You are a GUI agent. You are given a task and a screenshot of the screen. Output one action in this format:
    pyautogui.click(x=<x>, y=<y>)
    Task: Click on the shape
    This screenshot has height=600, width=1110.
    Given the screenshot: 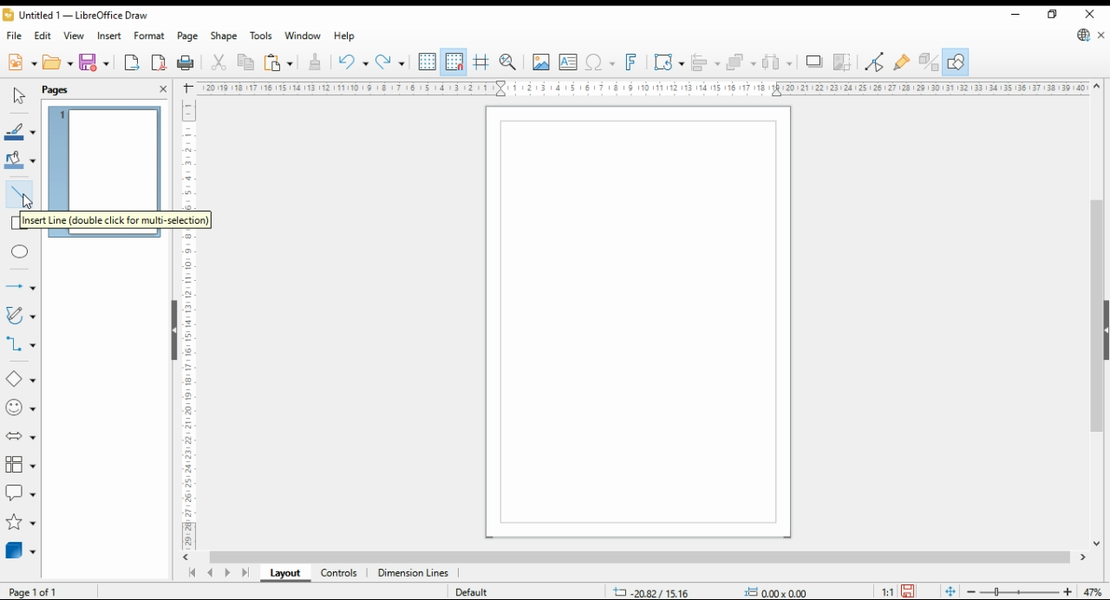 What is the action you would take?
    pyautogui.click(x=225, y=37)
    